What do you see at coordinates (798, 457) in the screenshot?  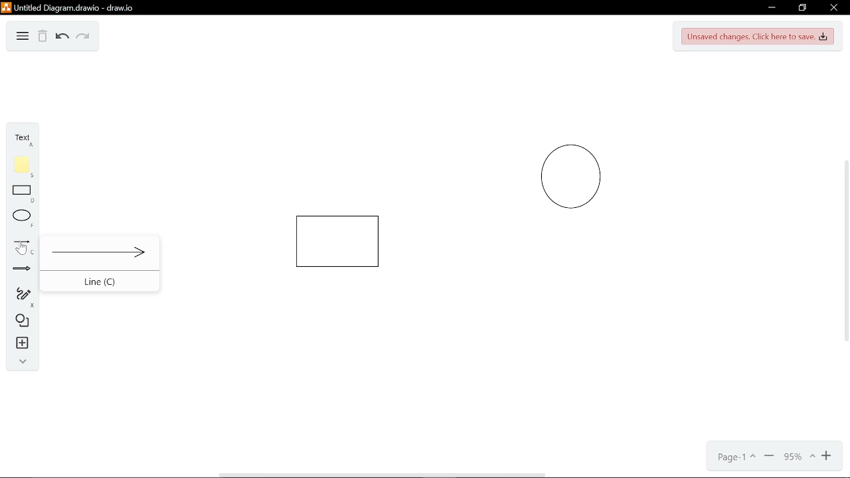 I see `Current zoom` at bounding box center [798, 457].